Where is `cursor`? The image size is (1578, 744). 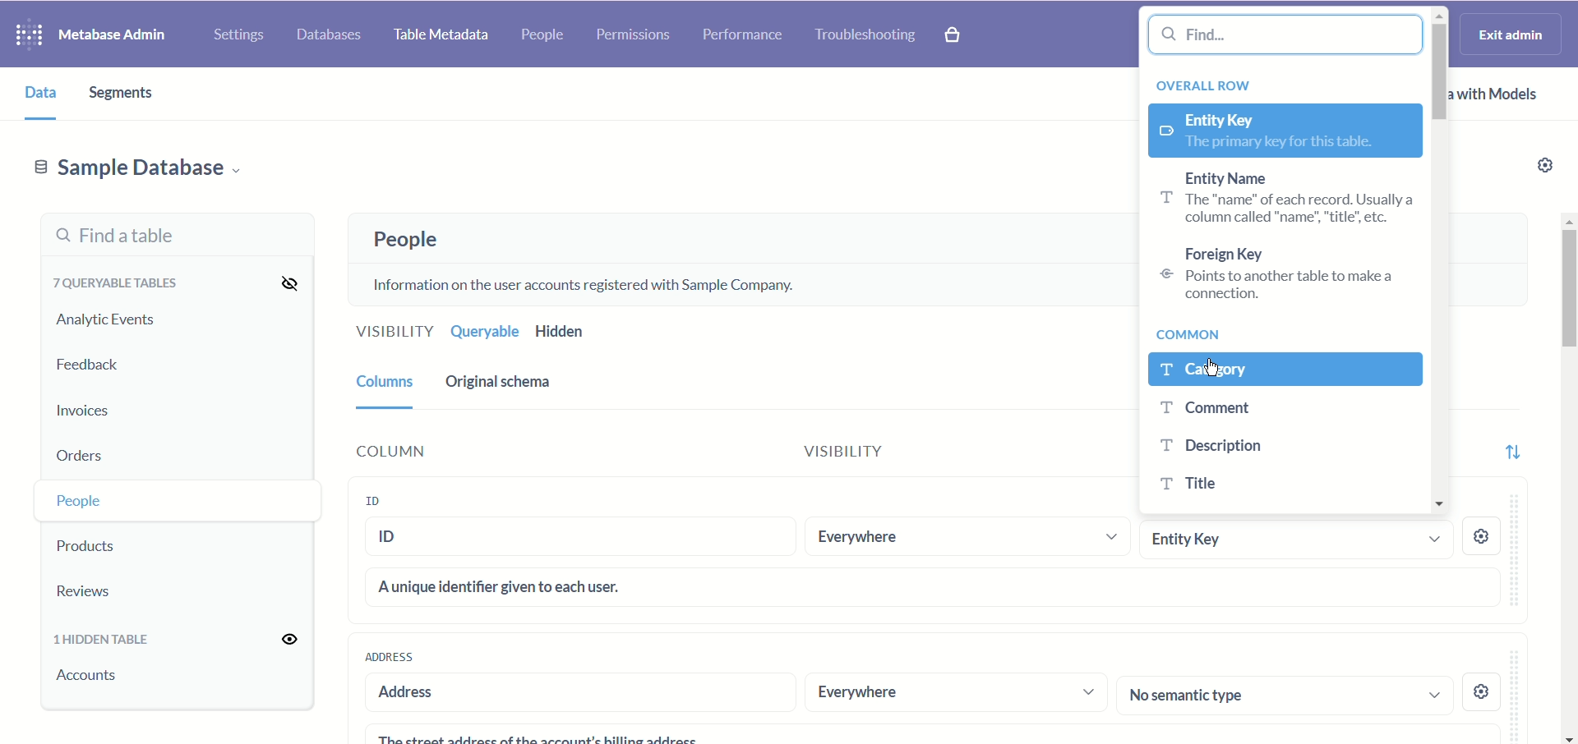 cursor is located at coordinates (1212, 371).